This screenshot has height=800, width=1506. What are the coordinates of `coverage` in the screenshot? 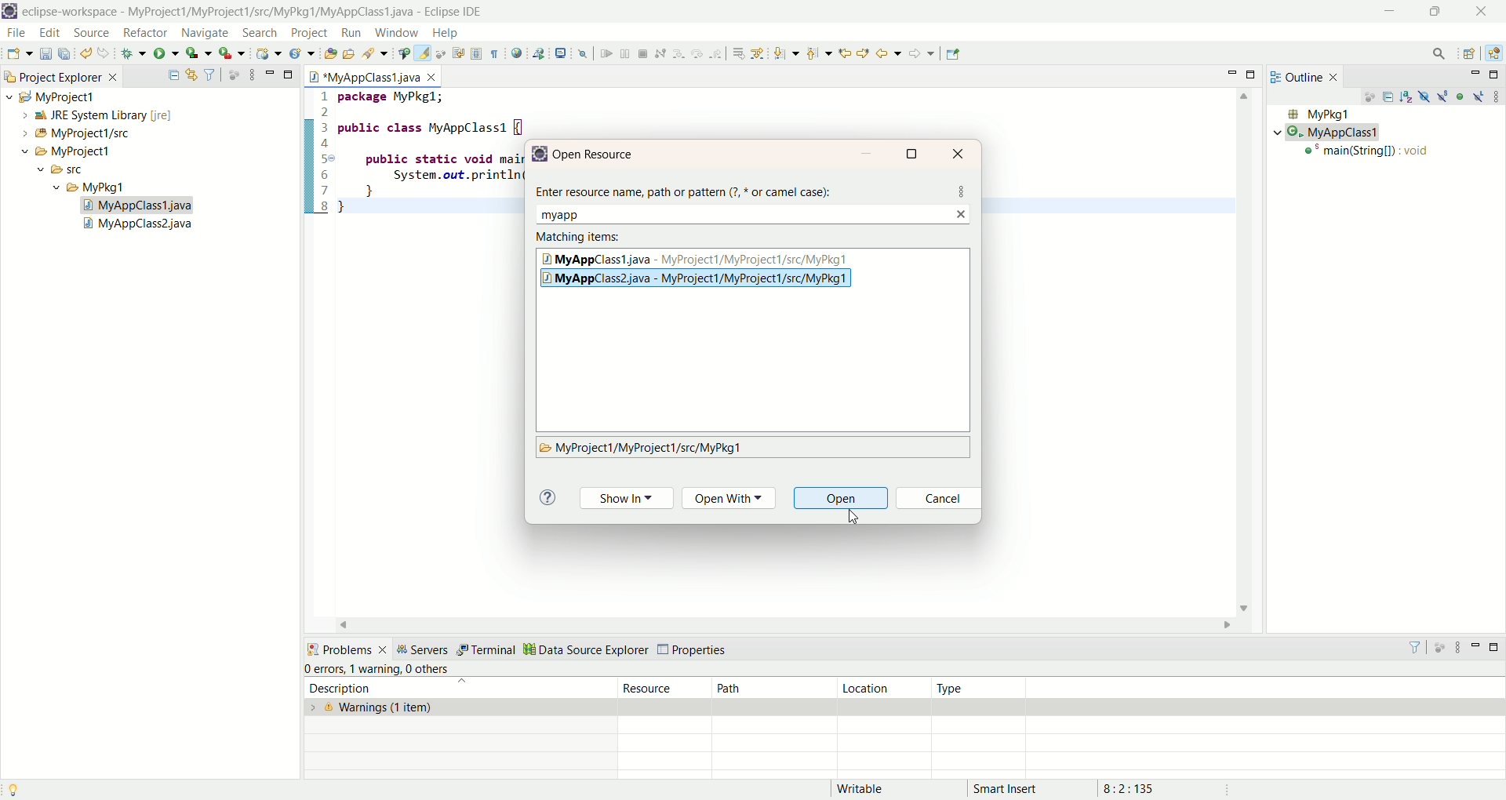 It's located at (199, 53).